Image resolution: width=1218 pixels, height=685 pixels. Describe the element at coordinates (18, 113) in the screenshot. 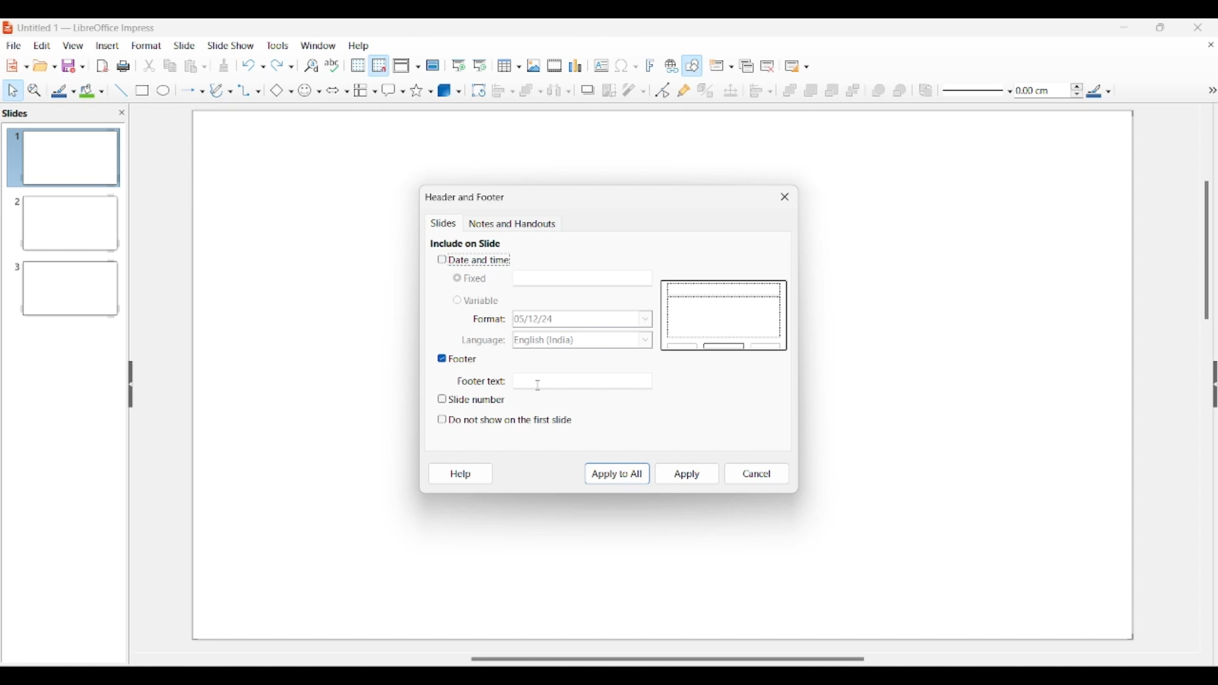

I see `Left pane title` at that location.